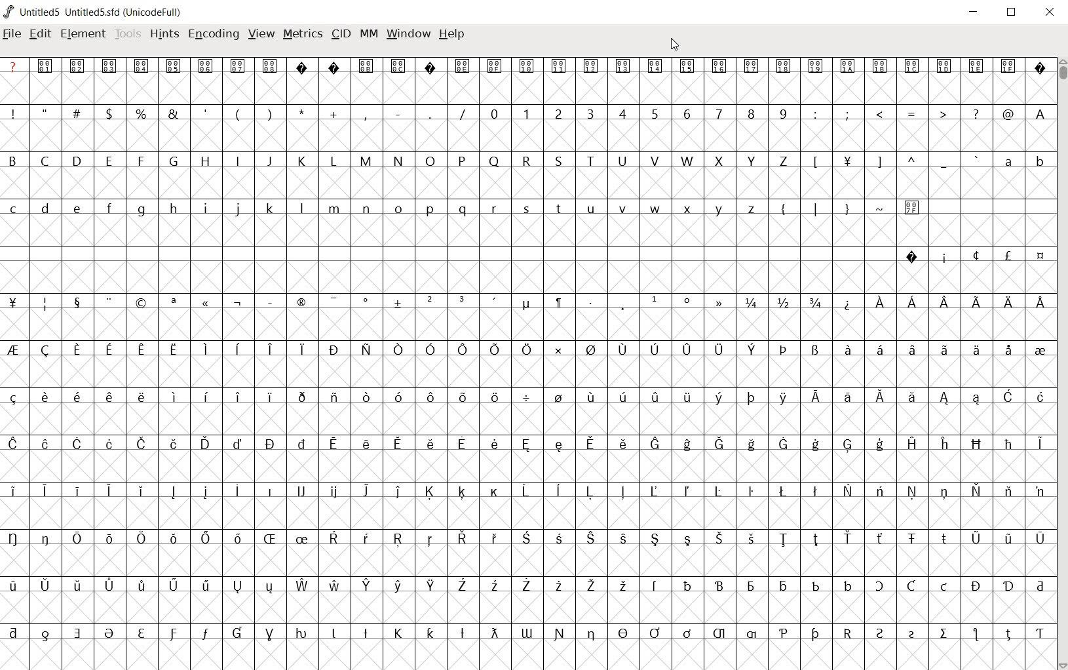 The image size is (1068, 670). Describe the element at coordinates (526, 489) in the screenshot. I see `Symbol` at that location.